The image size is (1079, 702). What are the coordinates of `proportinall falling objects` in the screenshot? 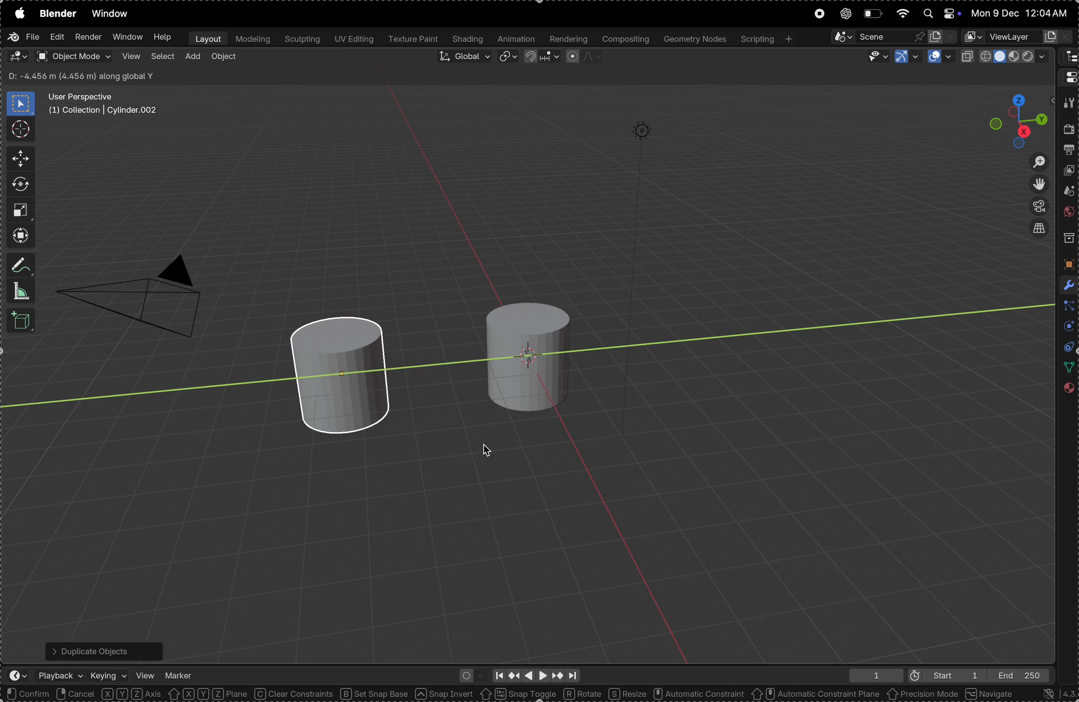 It's located at (579, 57).